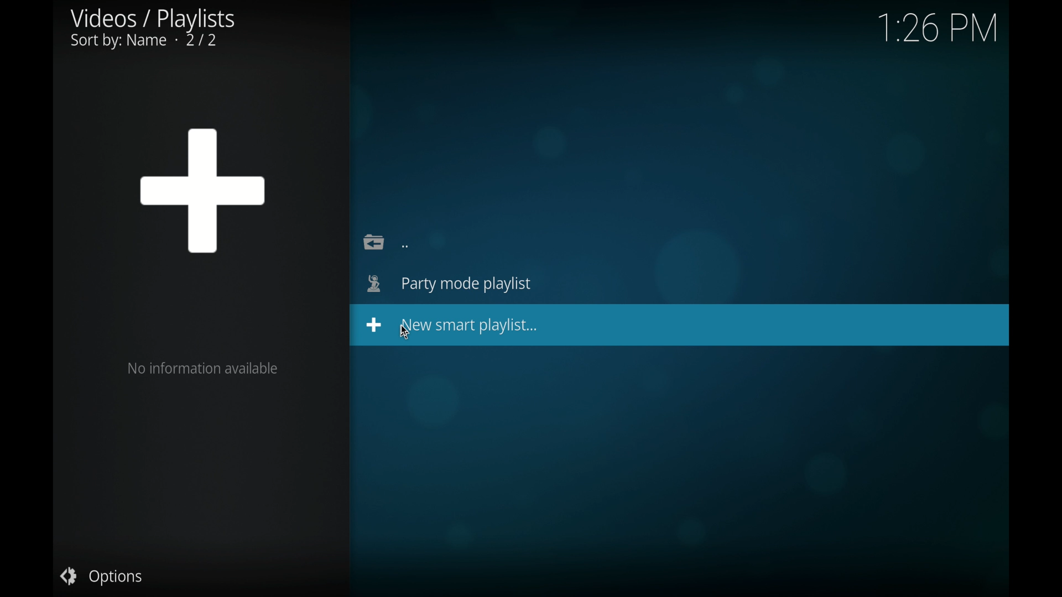 This screenshot has width=1062, height=597. I want to click on back, so click(386, 241).